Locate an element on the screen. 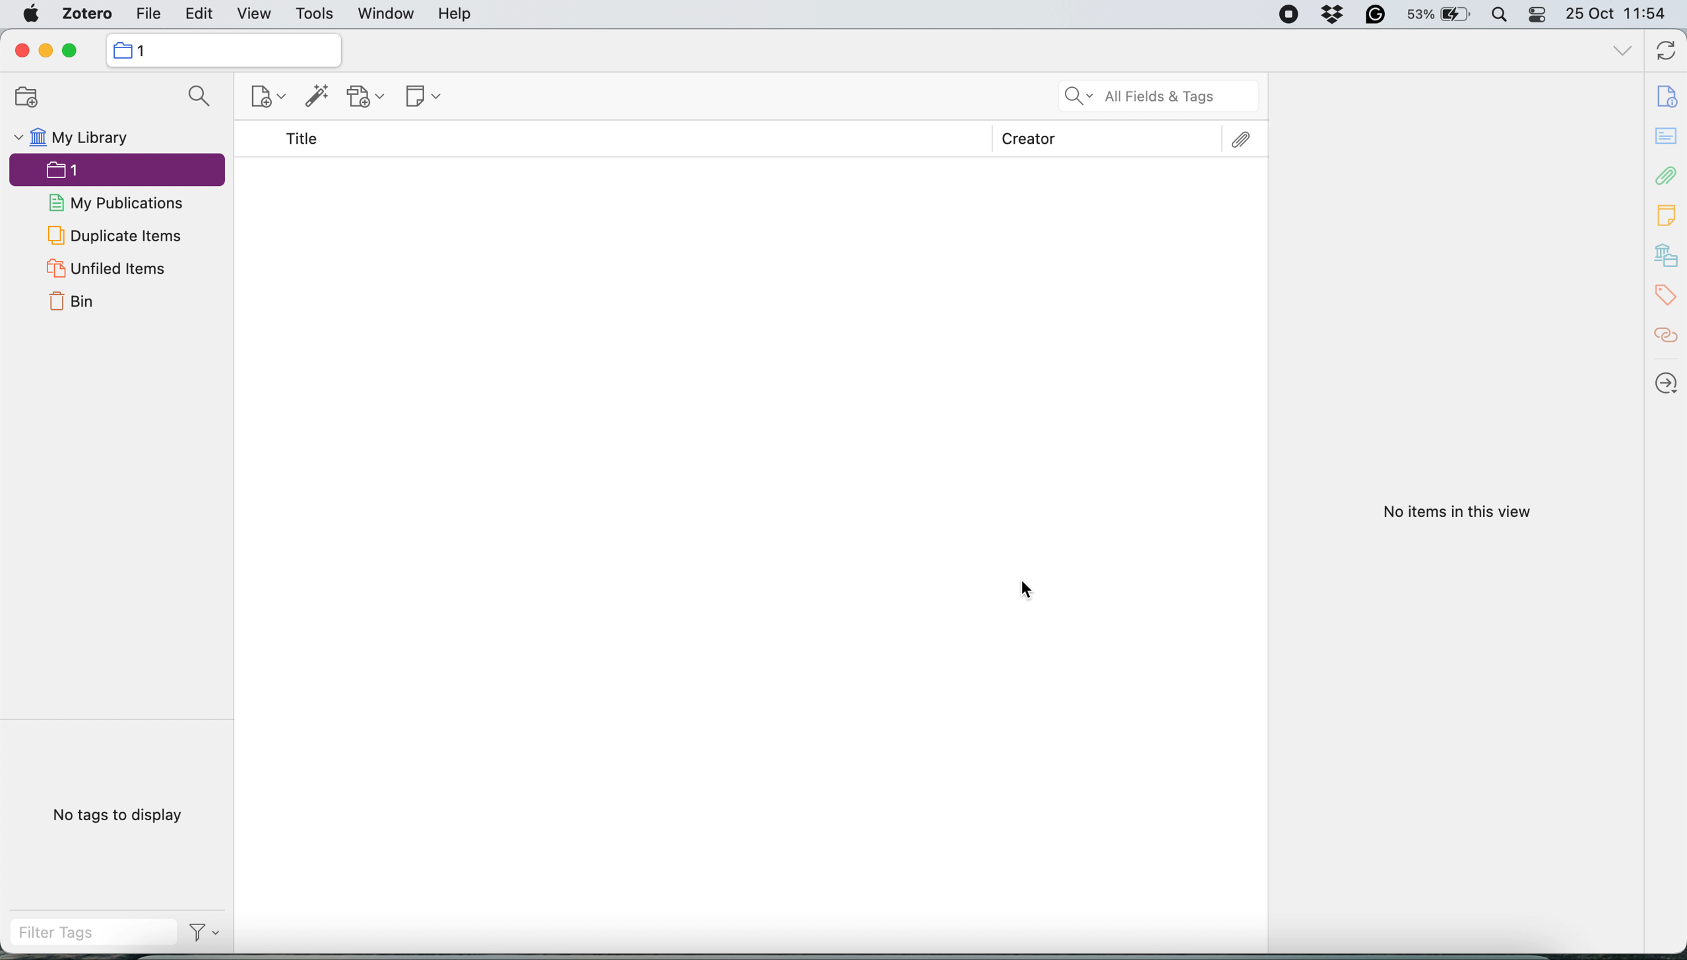  Cursor Position AFTER_LAST_ACTION is located at coordinates (1027, 590).